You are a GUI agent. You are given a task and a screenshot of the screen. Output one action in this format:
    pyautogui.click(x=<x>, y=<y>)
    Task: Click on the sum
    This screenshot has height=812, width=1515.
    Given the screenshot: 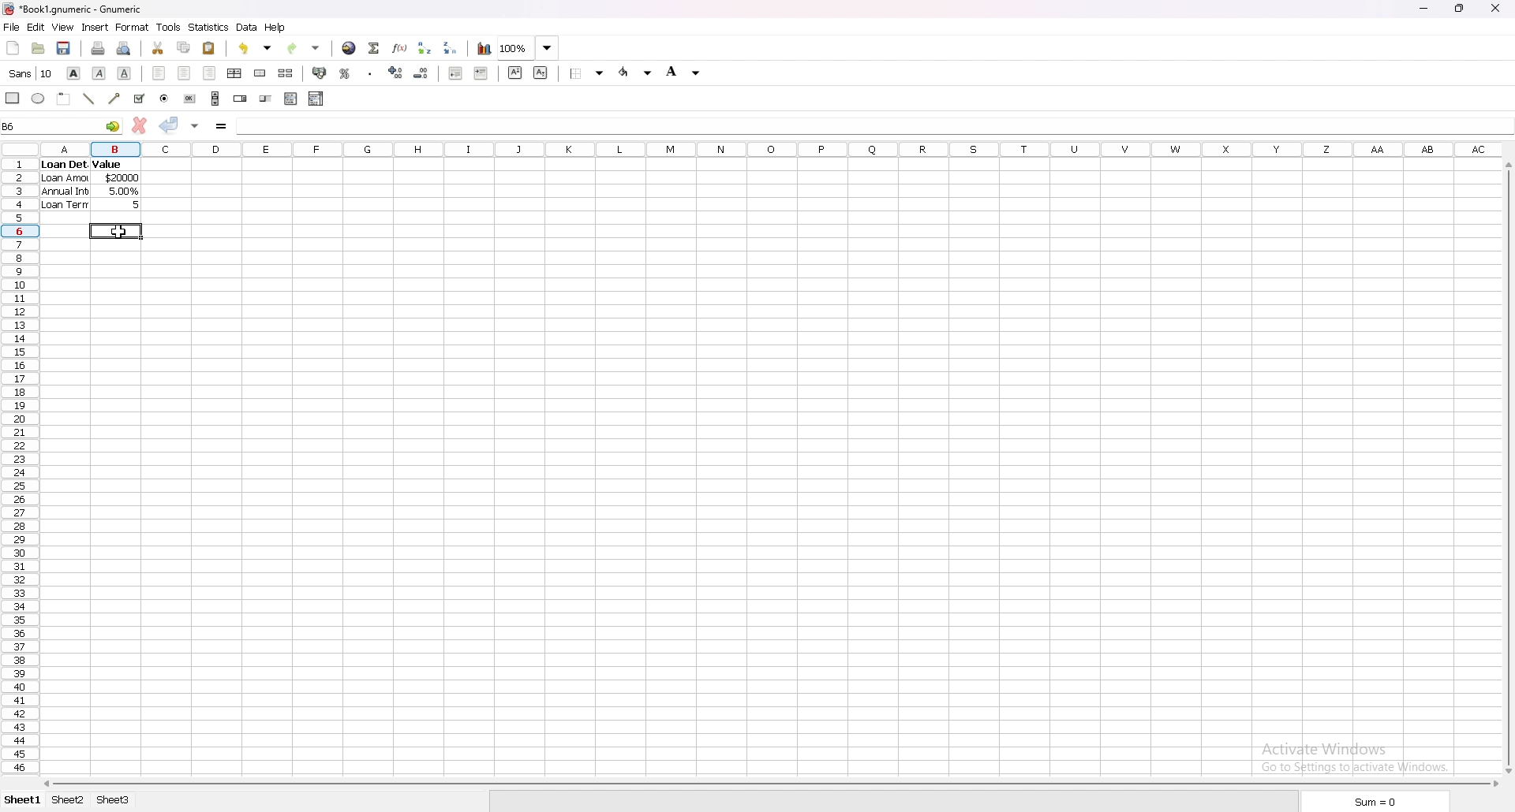 What is the action you would take?
    pyautogui.click(x=1378, y=803)
    